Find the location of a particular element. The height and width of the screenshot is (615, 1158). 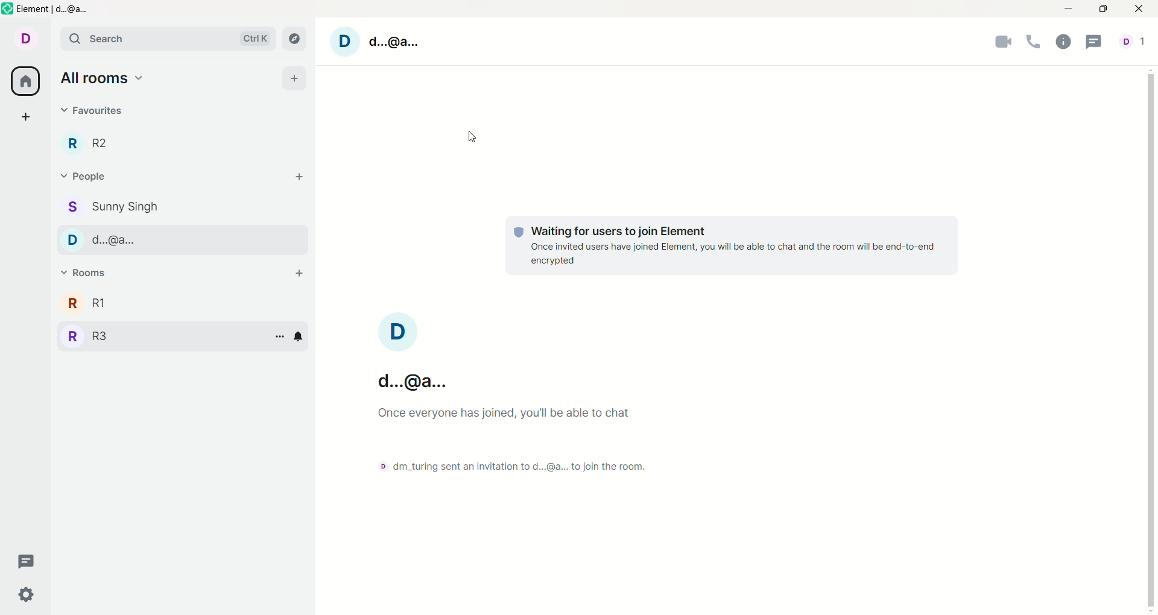

R2 room is under favorites section is located at coordinates (93, 143).